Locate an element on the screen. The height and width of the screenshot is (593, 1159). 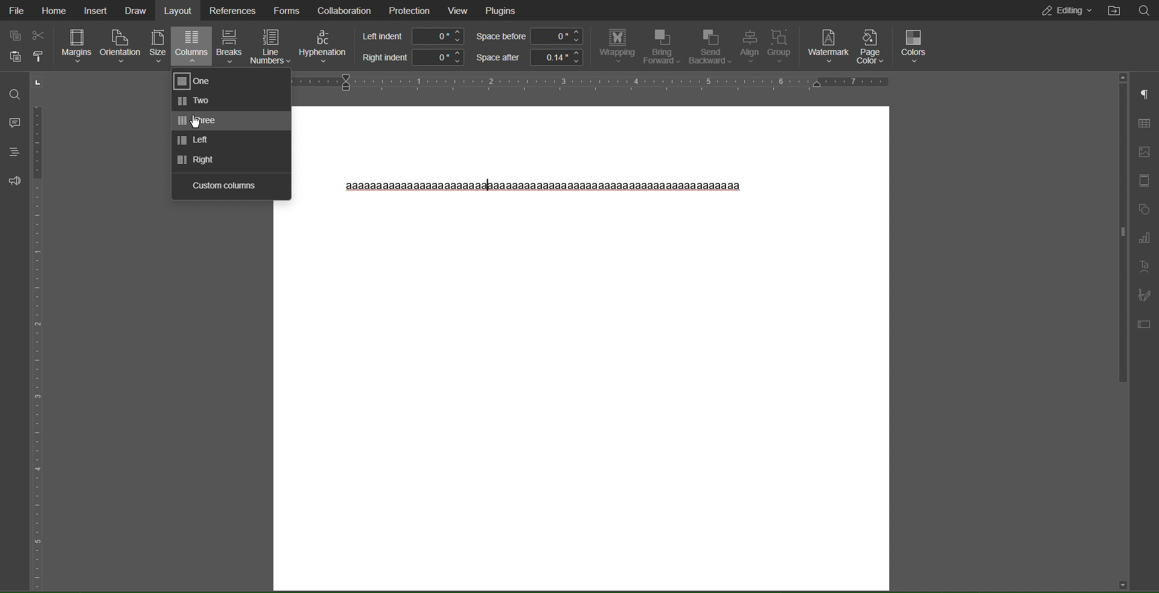
Left is located at coordinates (196, 141).